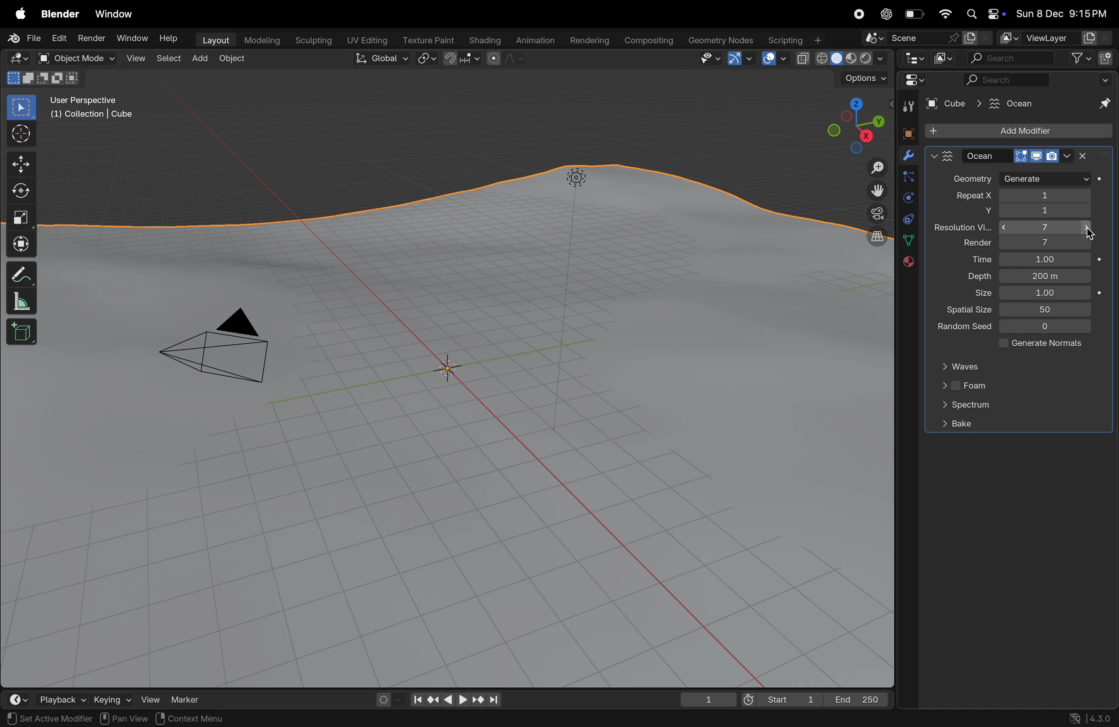 Image resolution: width=1119 pixels, height=727 pixels. I want to click on view port shading, so click(841, 59).